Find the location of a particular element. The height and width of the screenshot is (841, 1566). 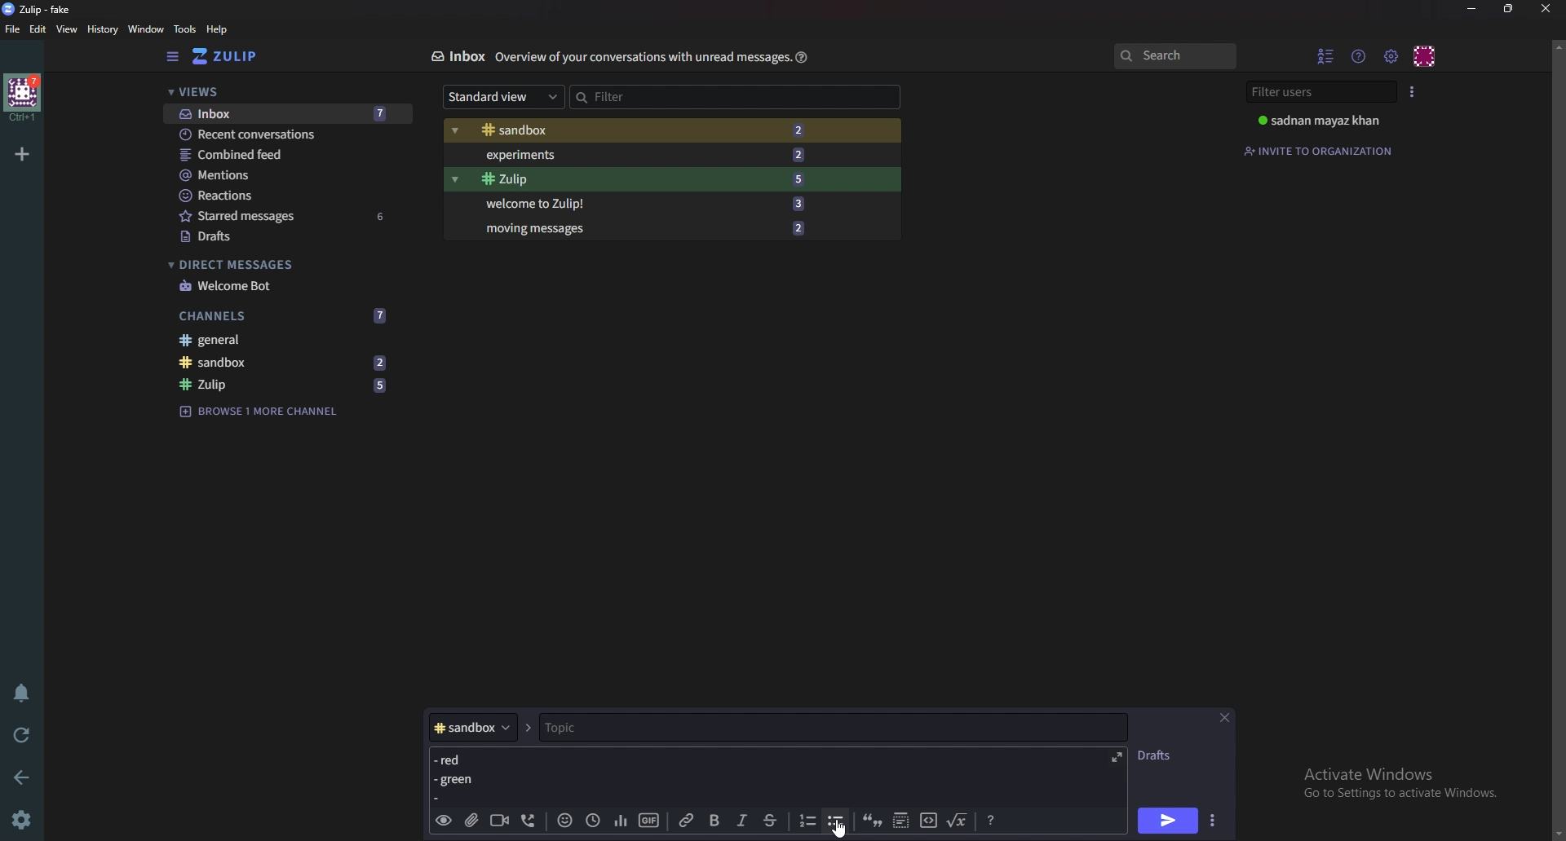

Emoji is located at coordinates (565, 819).